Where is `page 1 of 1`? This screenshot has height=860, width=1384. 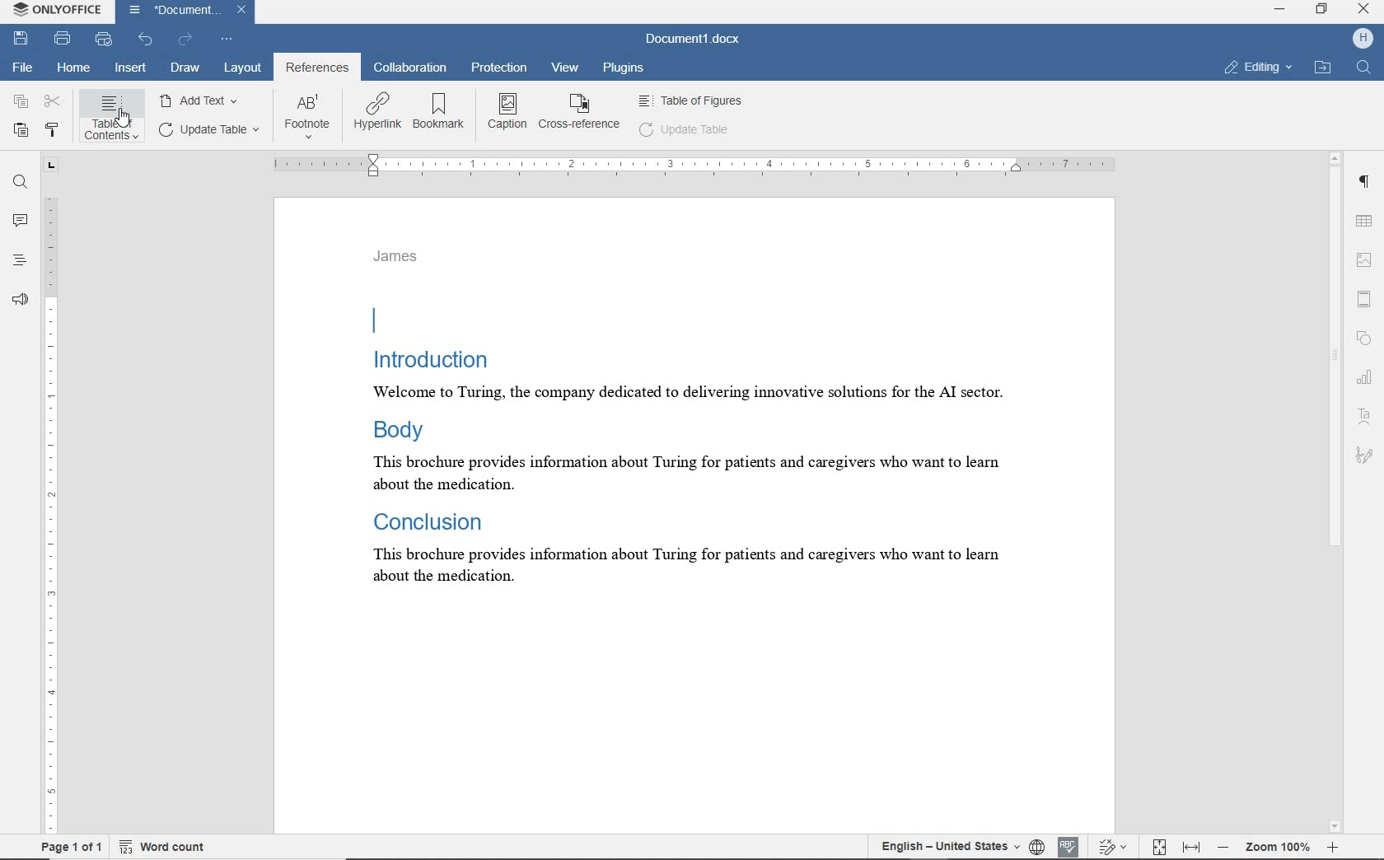 page 1 of 1 is located at coordinates (72, 848).